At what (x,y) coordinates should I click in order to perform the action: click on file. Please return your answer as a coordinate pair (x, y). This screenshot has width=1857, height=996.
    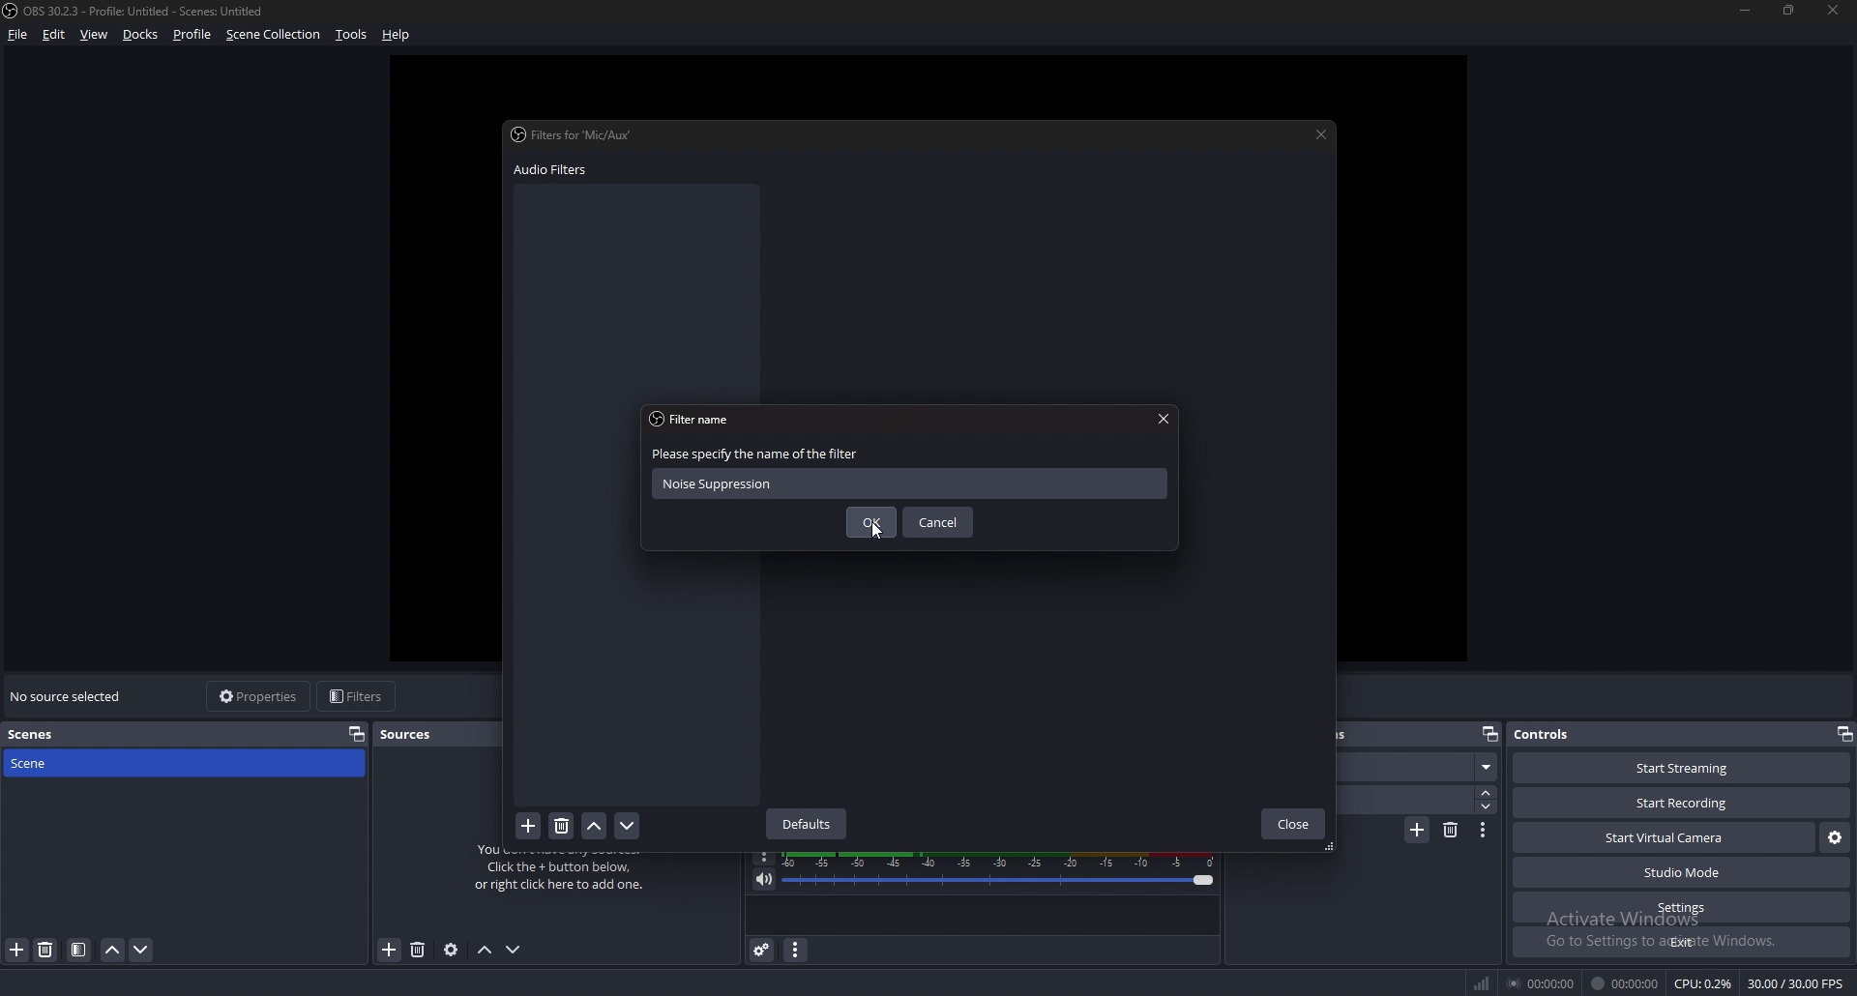
    Looking at the image, I should click on (17, 34).